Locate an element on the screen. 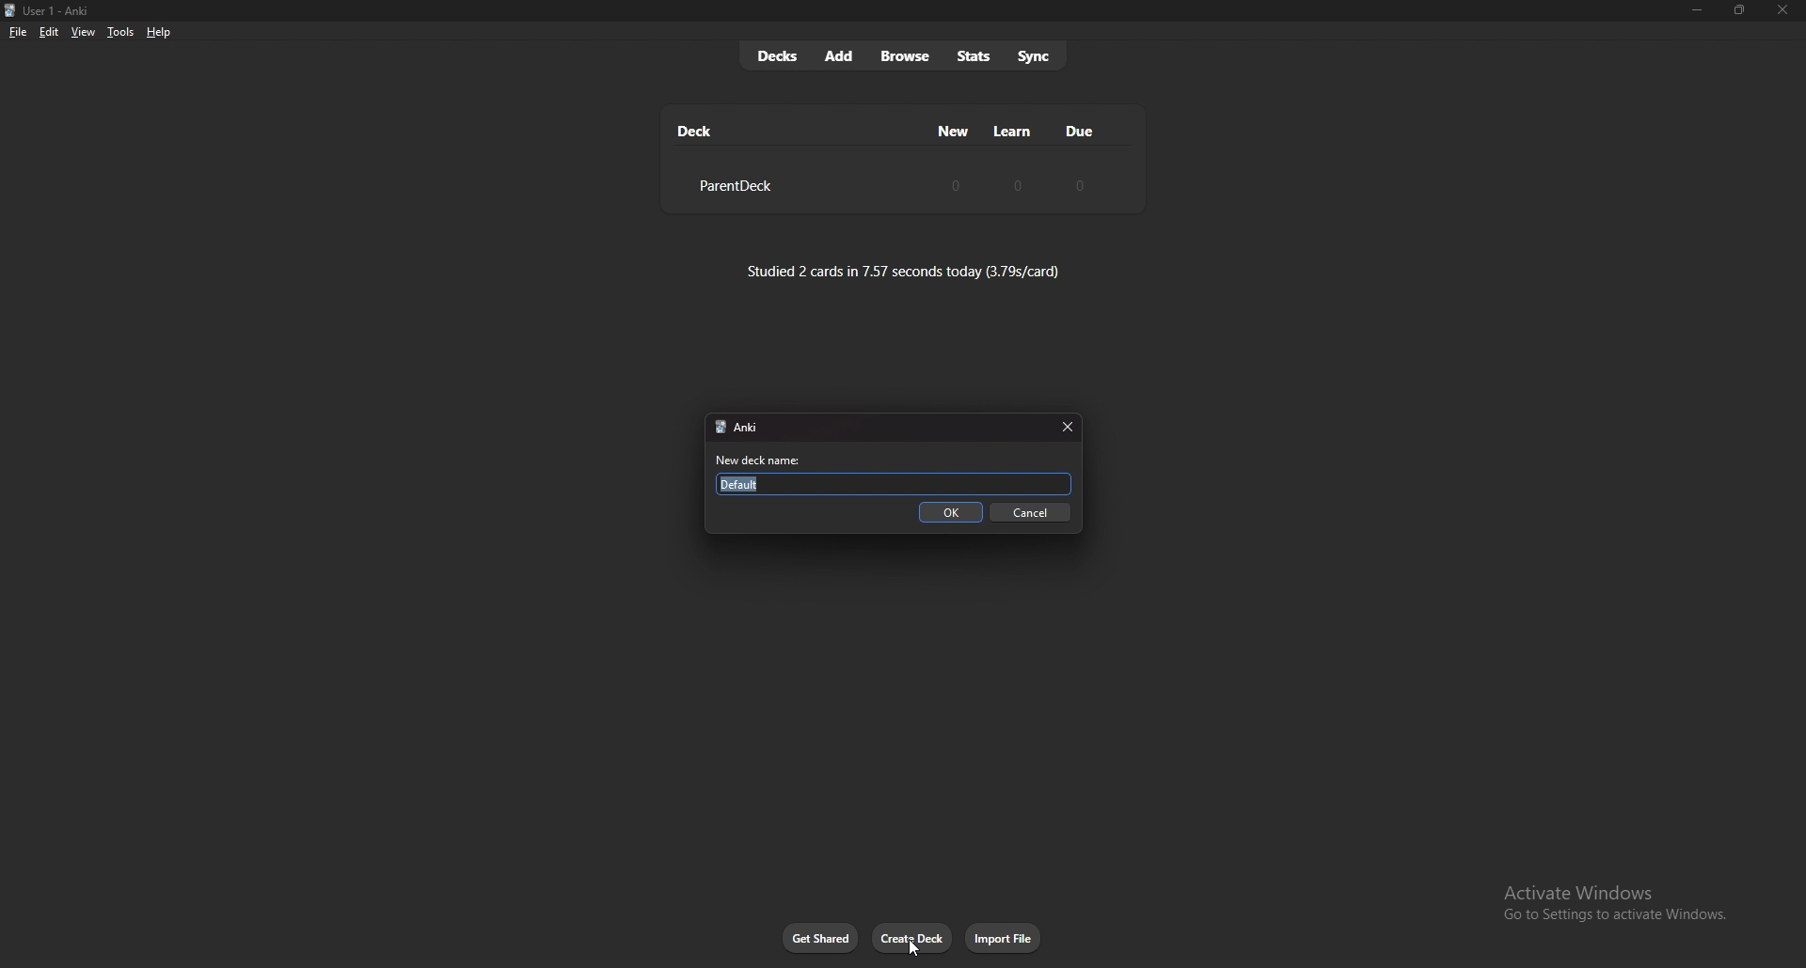 This screenshot has width=1806, height=968. get shared is located at coordinates (821, 939).